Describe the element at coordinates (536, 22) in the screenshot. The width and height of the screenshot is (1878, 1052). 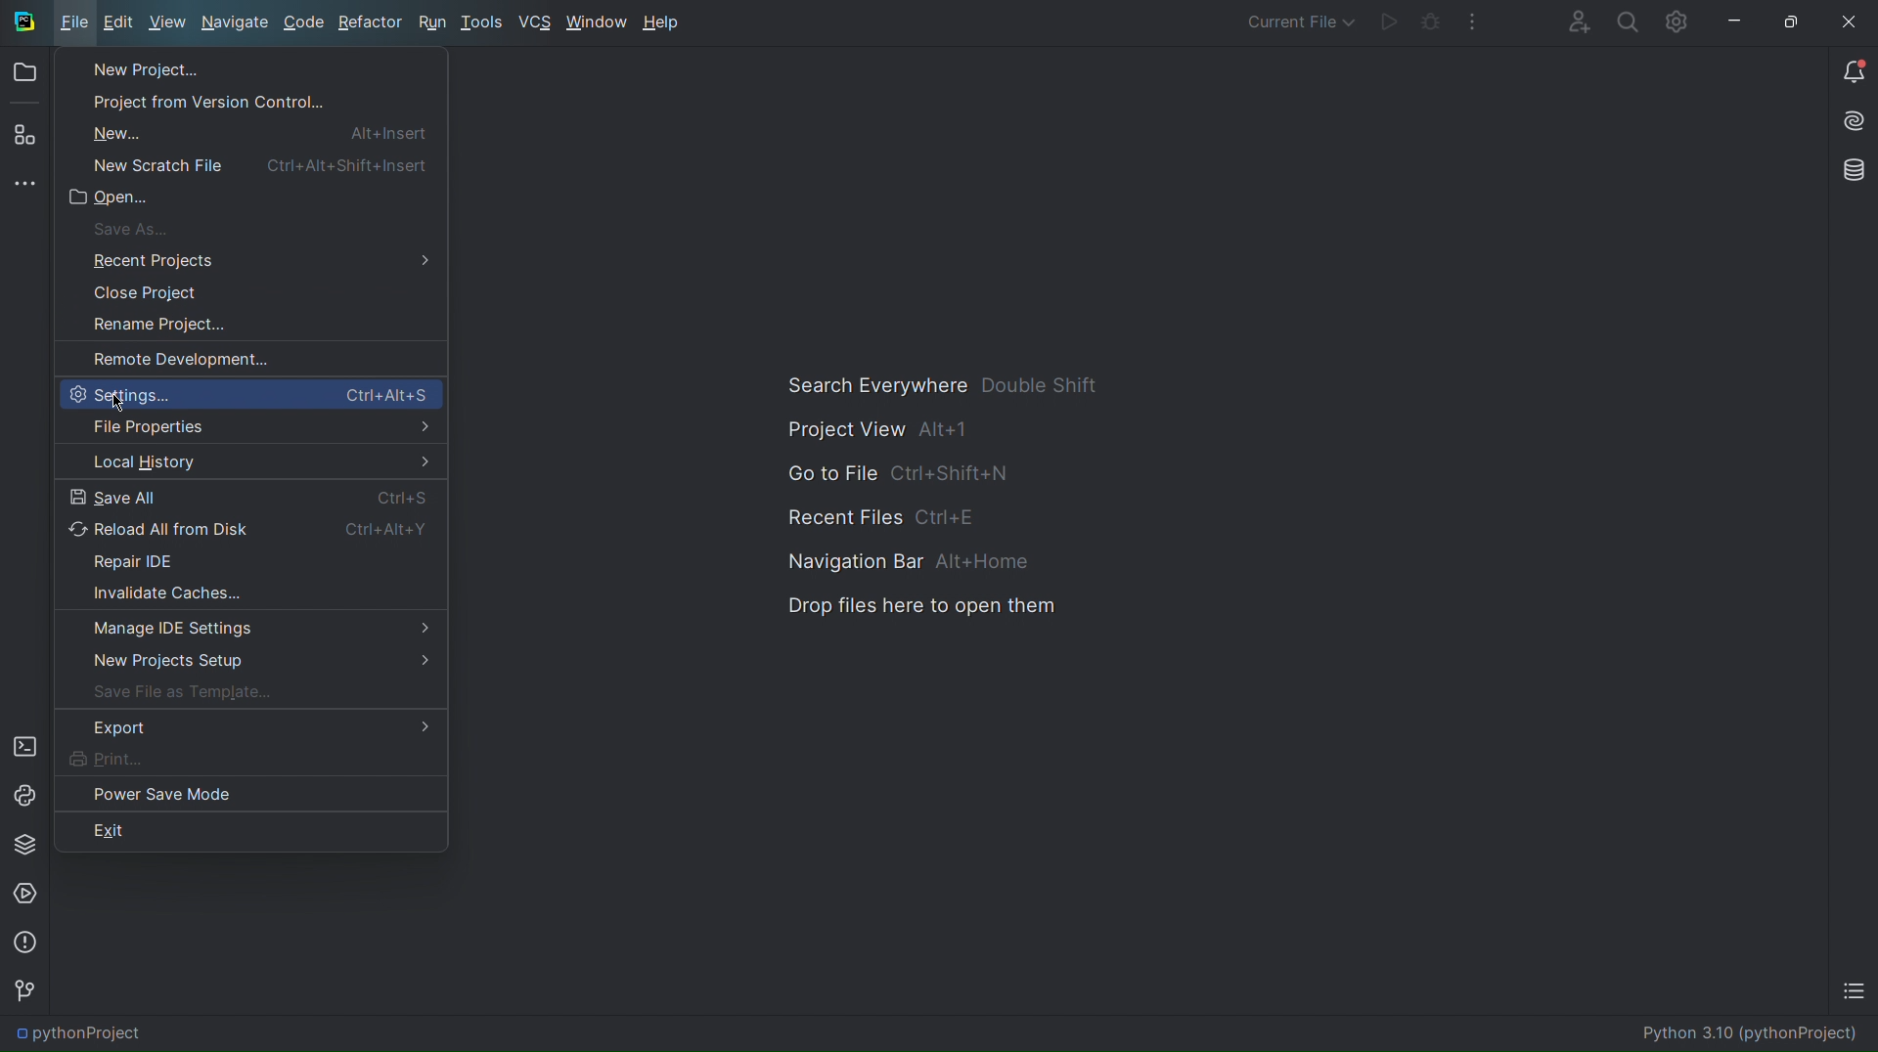
I see `VCS` at that location.